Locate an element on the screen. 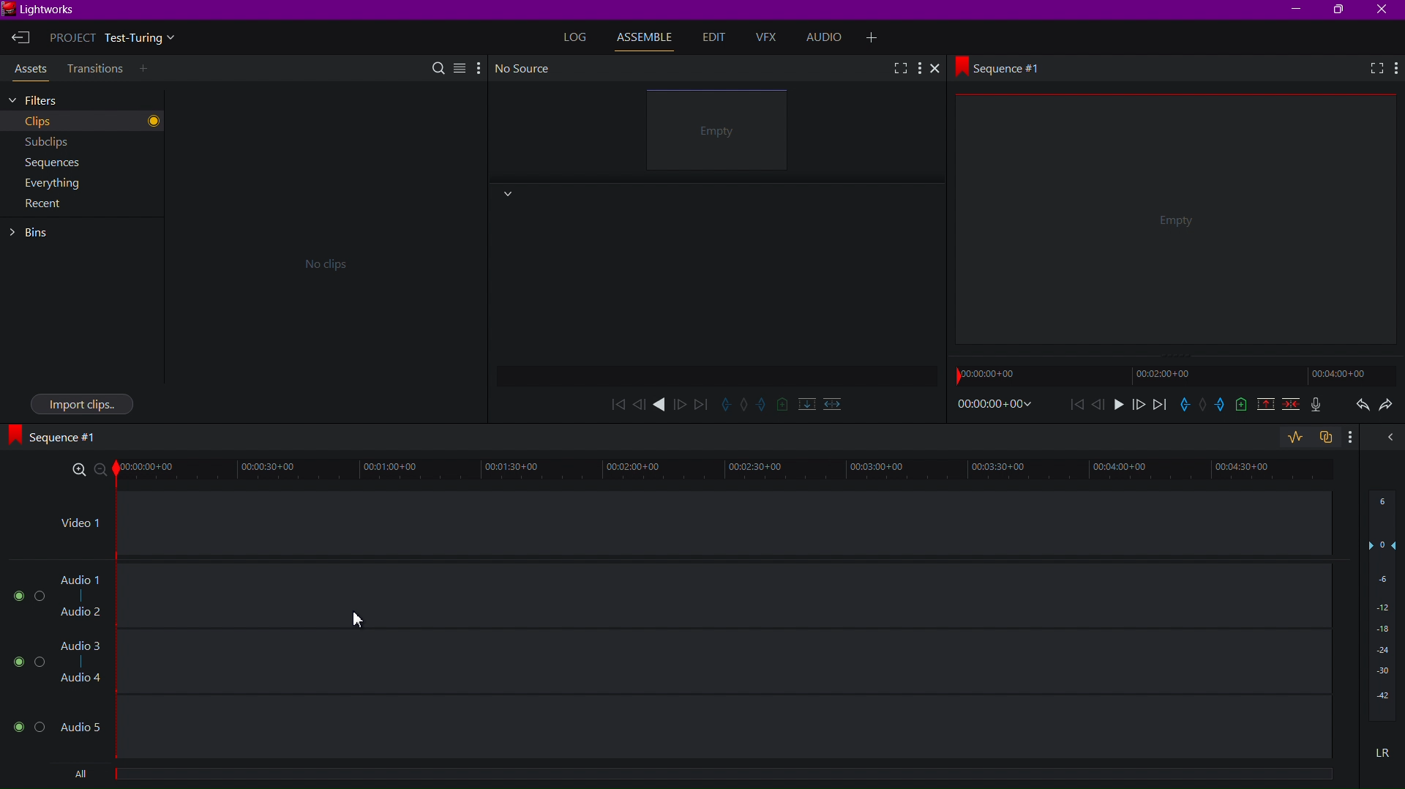 This screenshot has height=789, width=1405. roll edit is located at coordinates (745, 405).